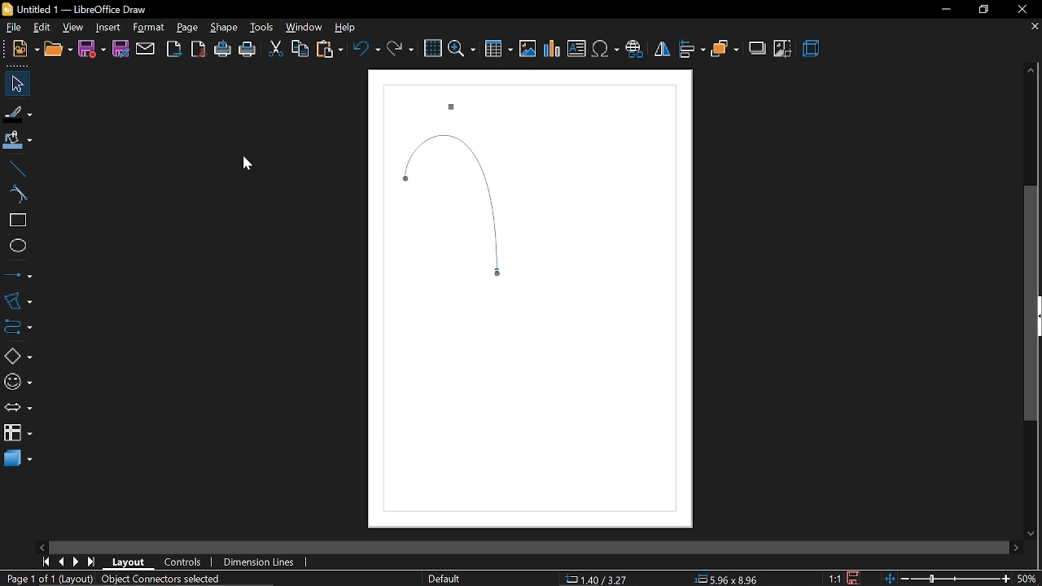 The image size is (1042, 586). What do you see at coordinates (725, 49) in the screenshot?
I see `arrange` at bounding box center [725, 49].